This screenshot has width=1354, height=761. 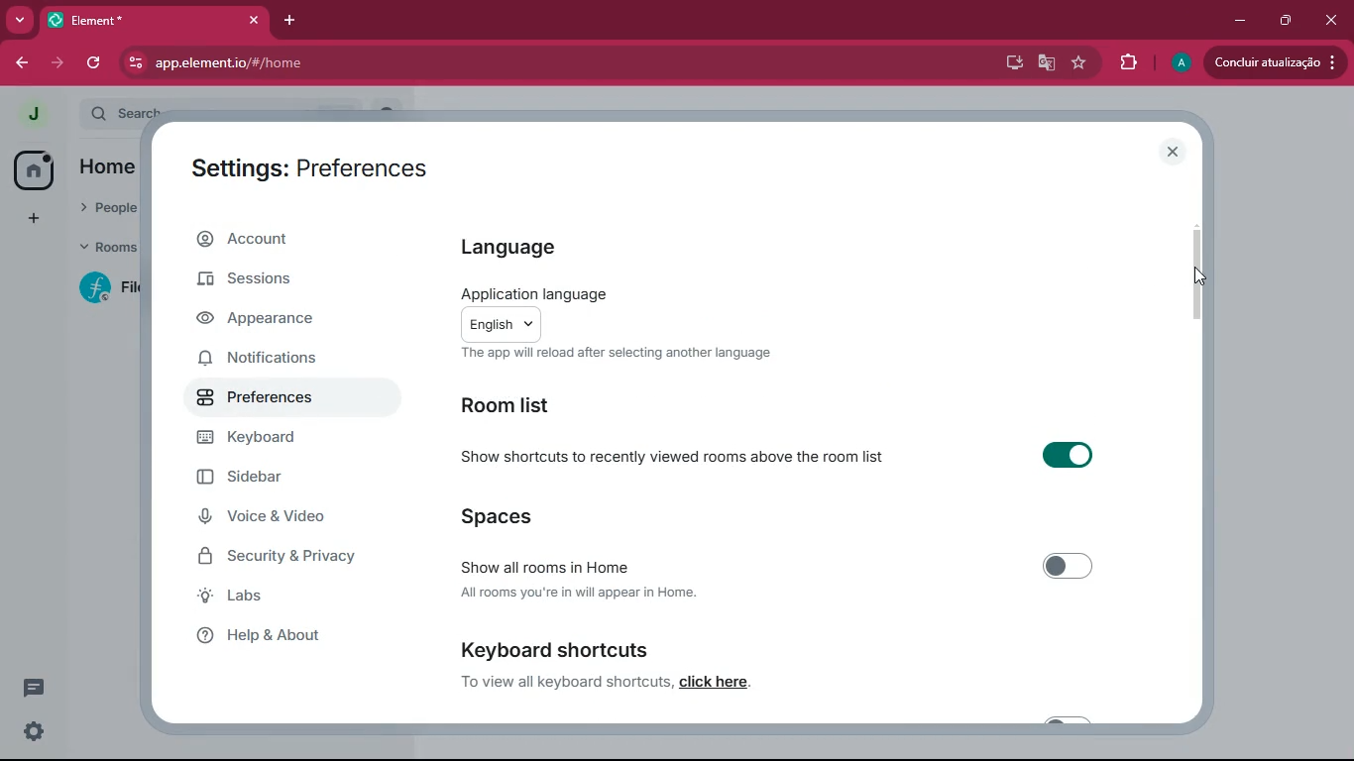 I want to click on close, so click(x=1174, y=152).